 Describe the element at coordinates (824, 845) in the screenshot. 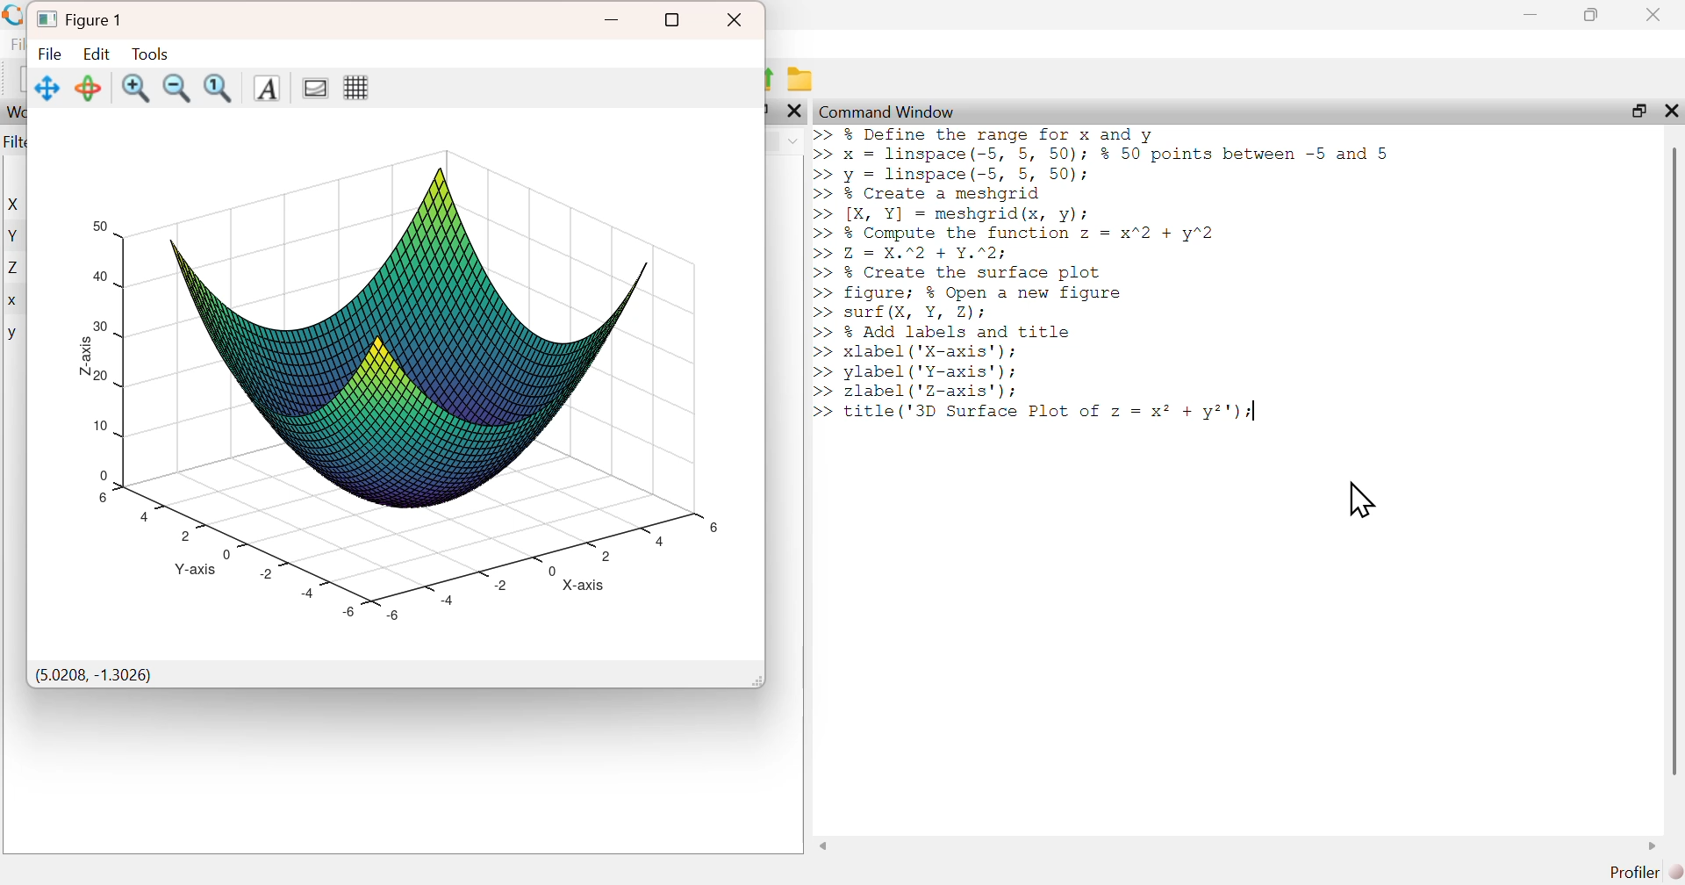

I see `scroll left` at that location.